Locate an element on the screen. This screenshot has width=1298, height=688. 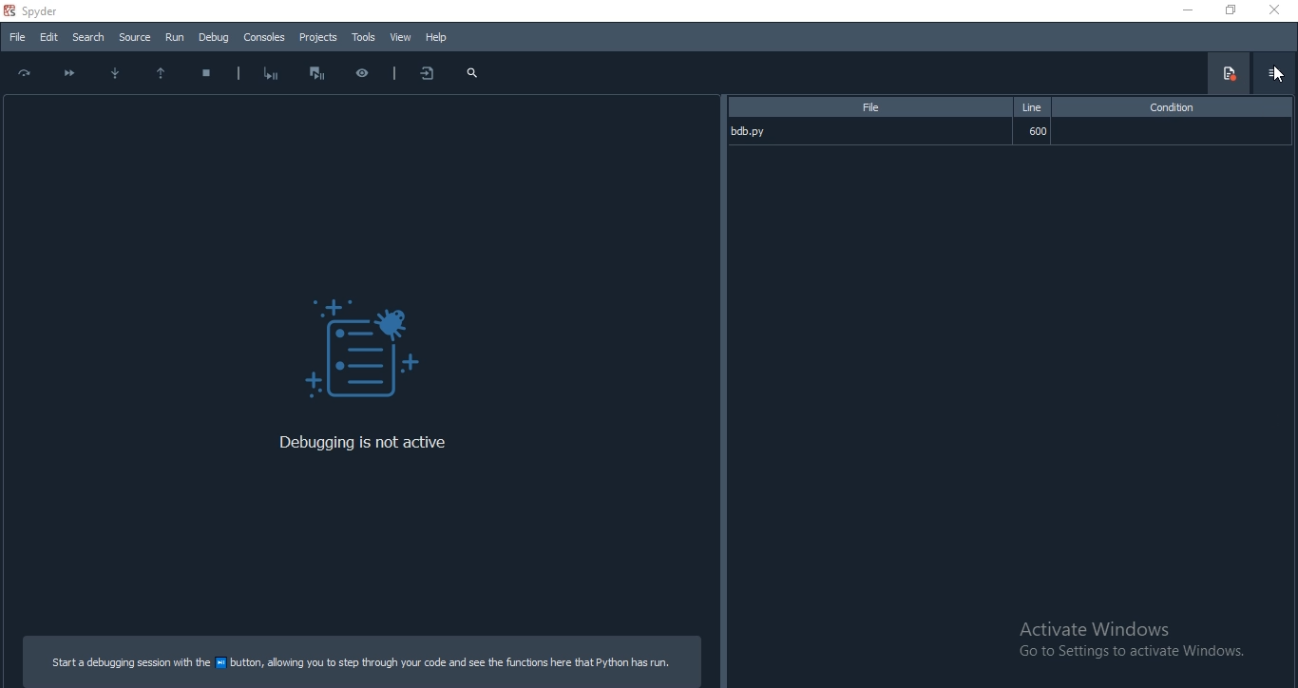
search is located at coordinates (473, 73).